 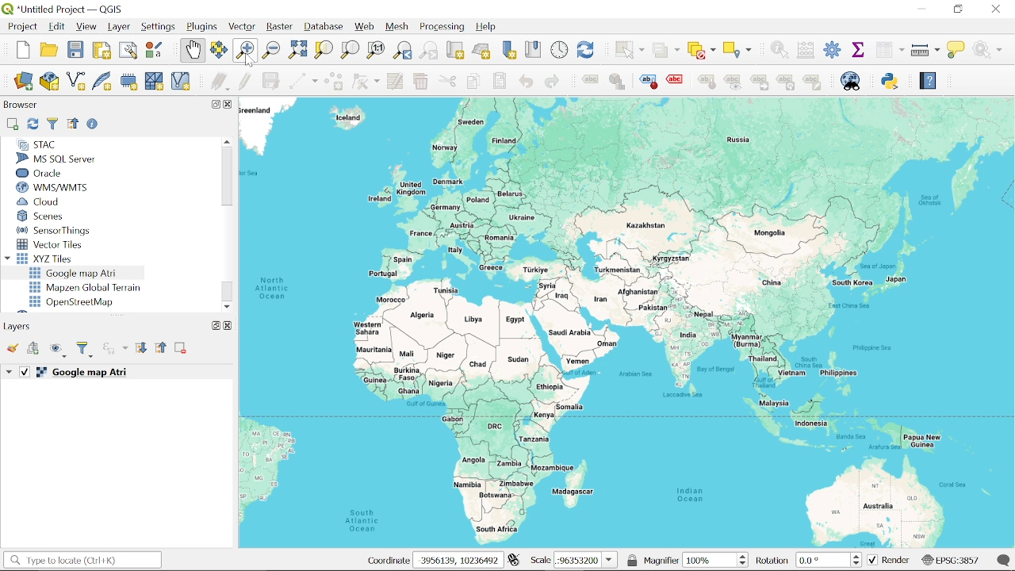 I want to click on Select features by value, so click(x=666, y=51).